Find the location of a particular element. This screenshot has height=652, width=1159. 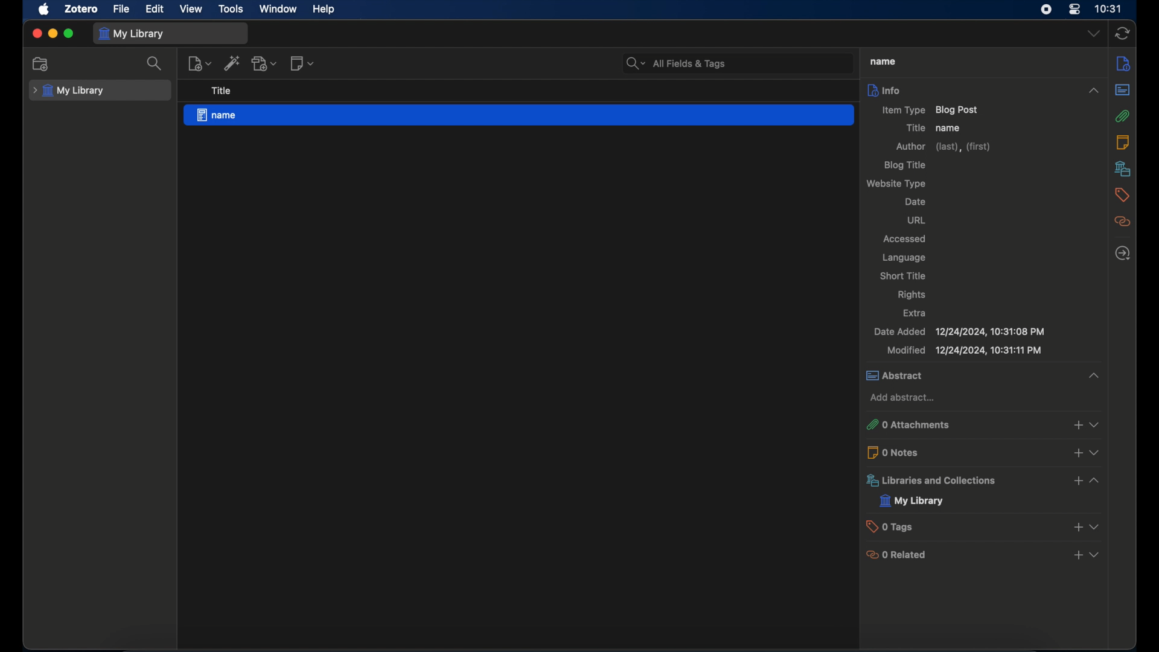

name is located at coordinates (519, 114).